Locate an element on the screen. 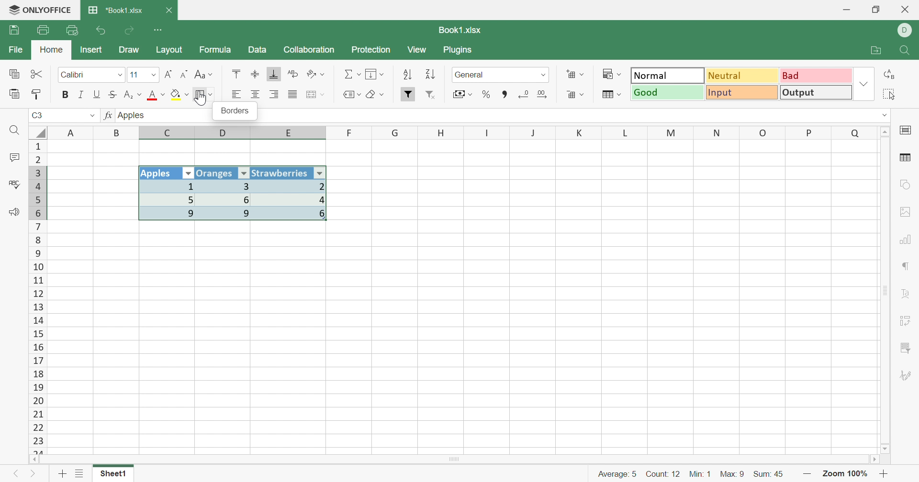 Image resolution: width=919 pixels, height=482 pixels. Restore Down is located at coordinates (877, 10).